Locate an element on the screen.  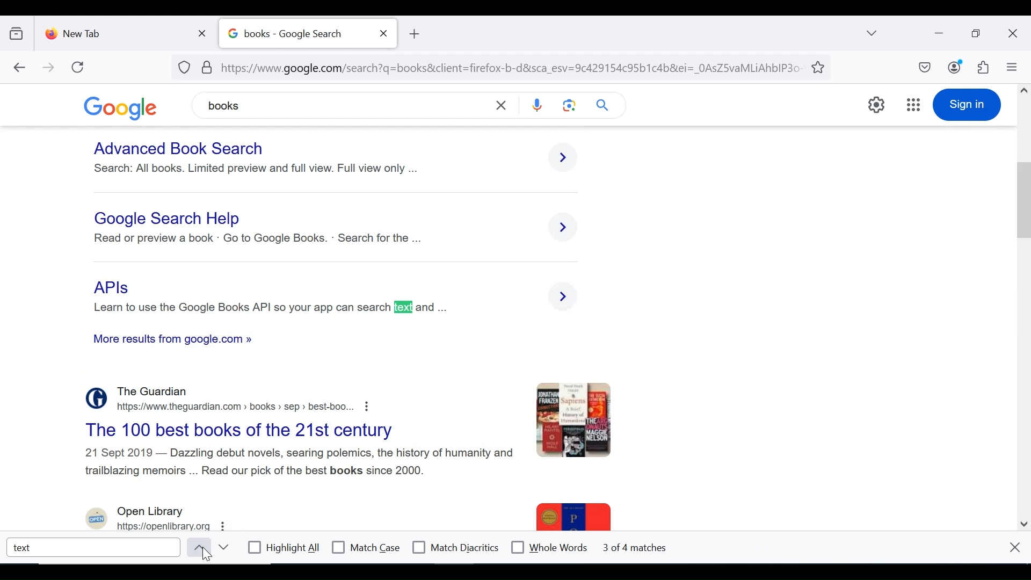
open application menu is located at coordinates (1011, 67).